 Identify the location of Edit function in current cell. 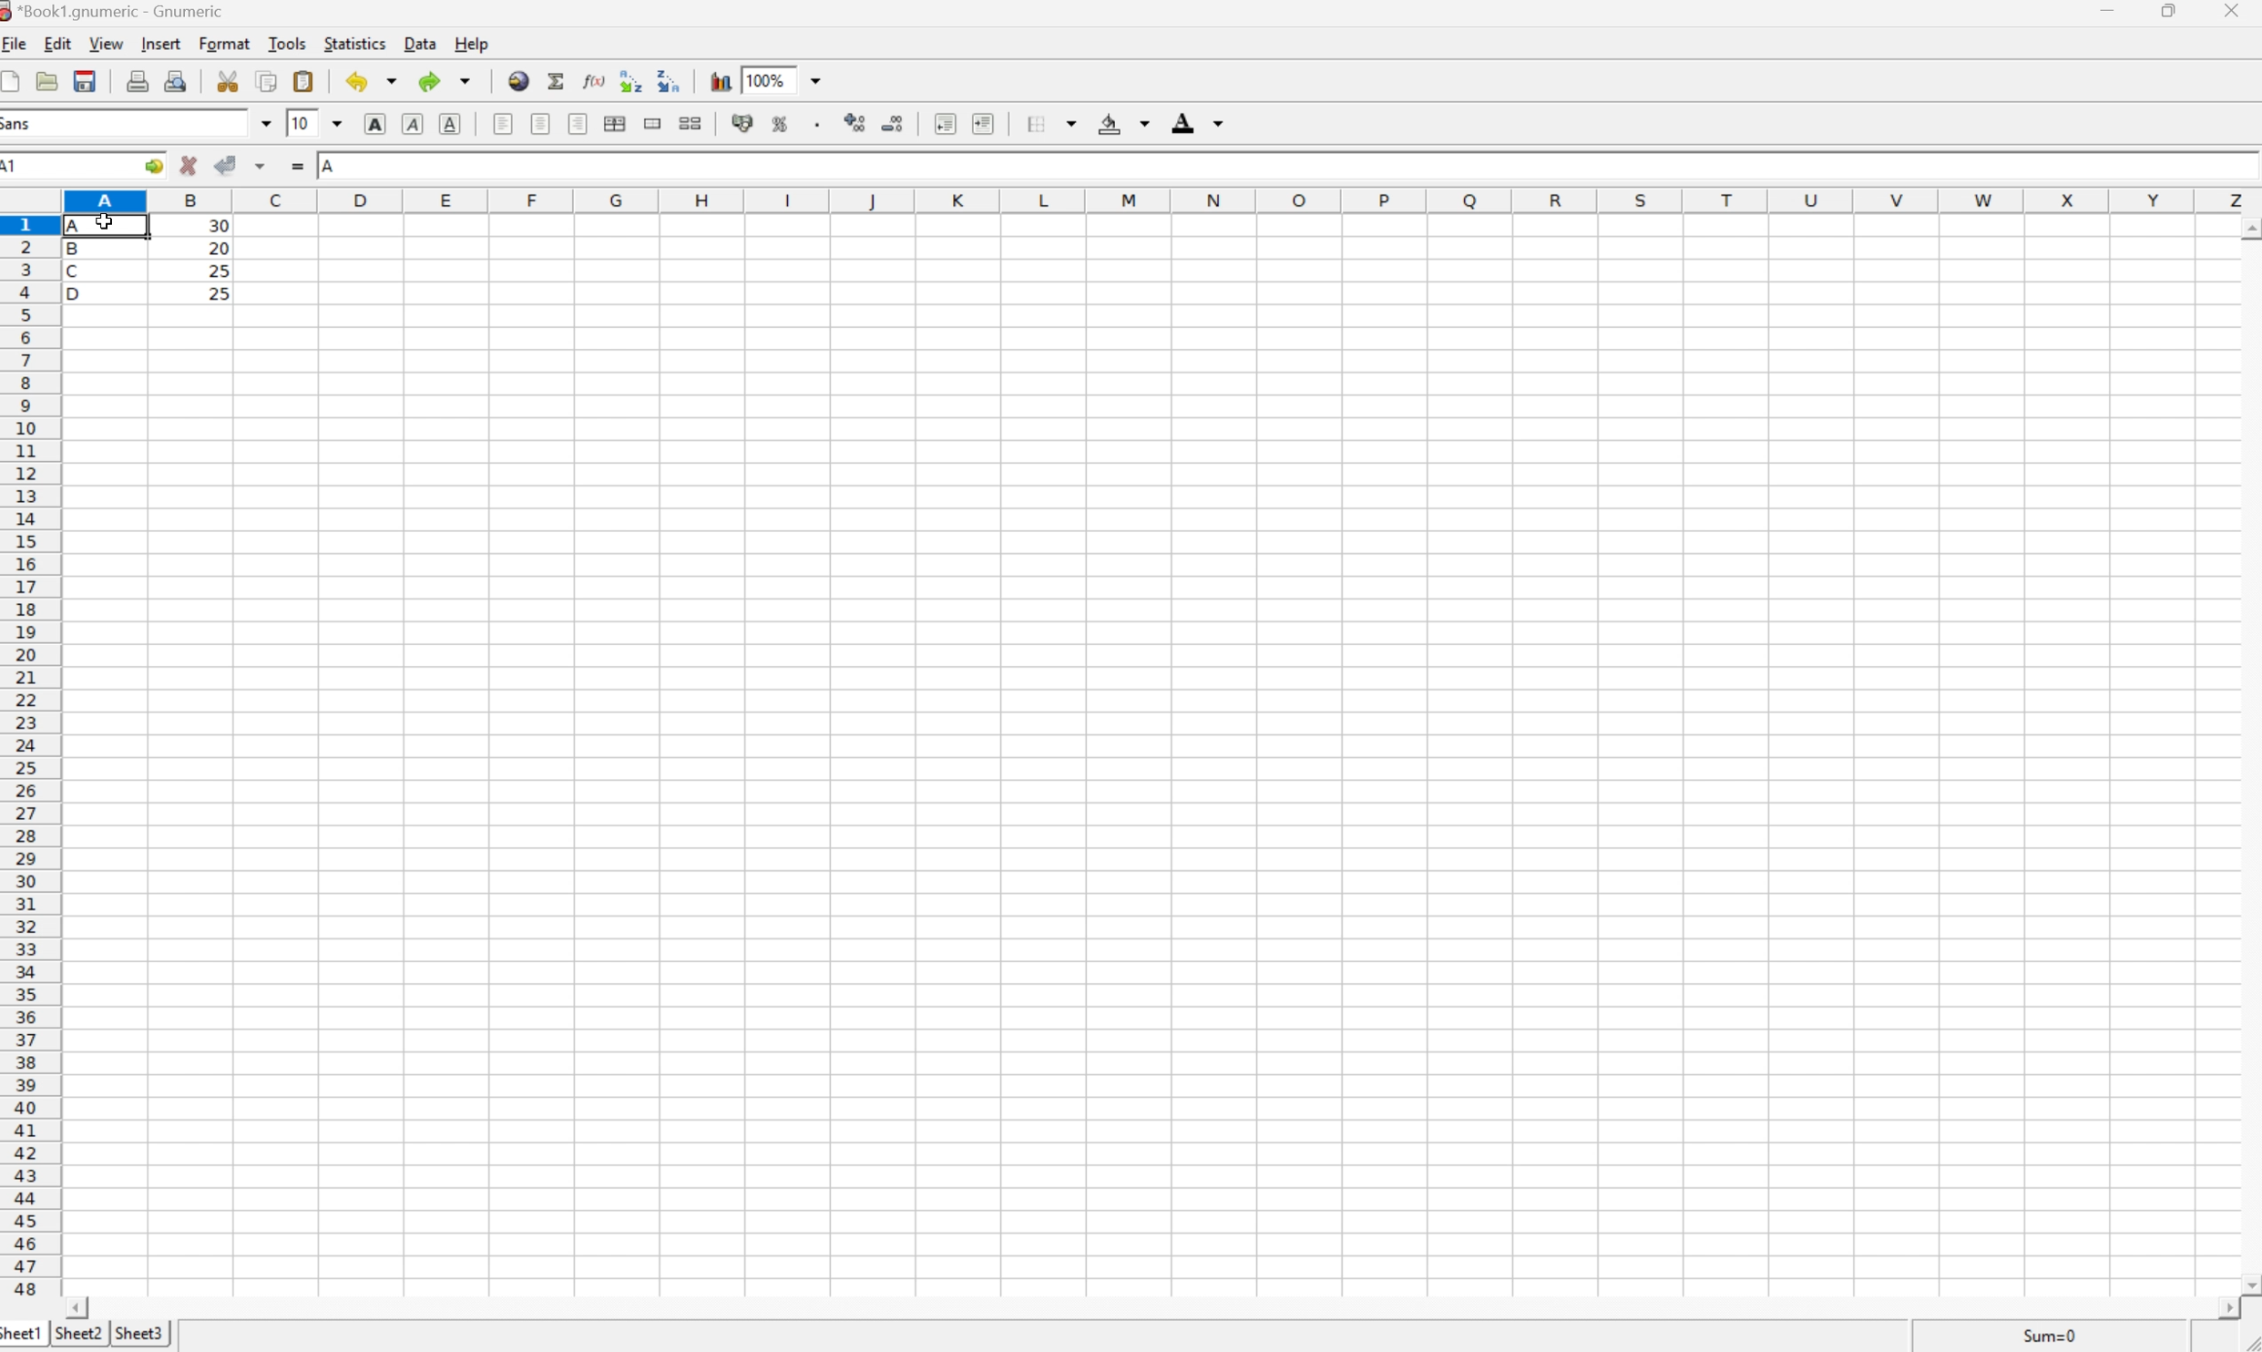
(597, 79).